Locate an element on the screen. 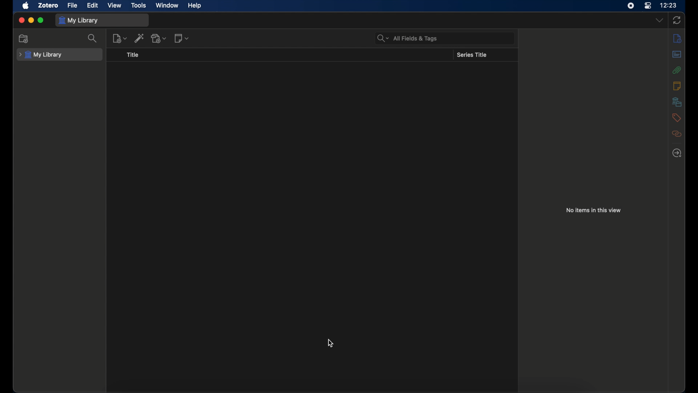 The image size is (698, 393). search bar is located at coordinates (407, 38).